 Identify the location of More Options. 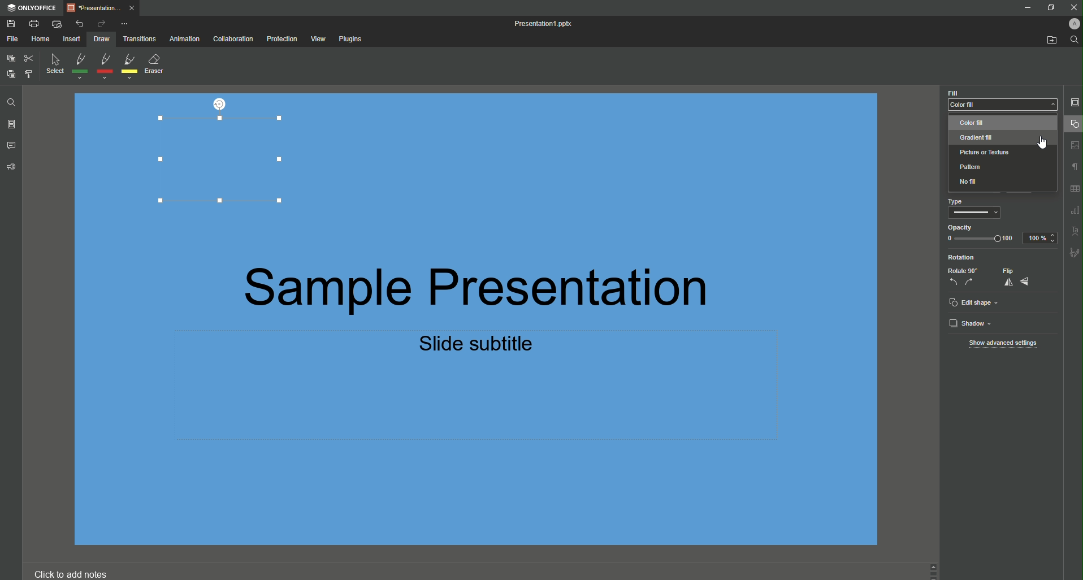
(127, 23).